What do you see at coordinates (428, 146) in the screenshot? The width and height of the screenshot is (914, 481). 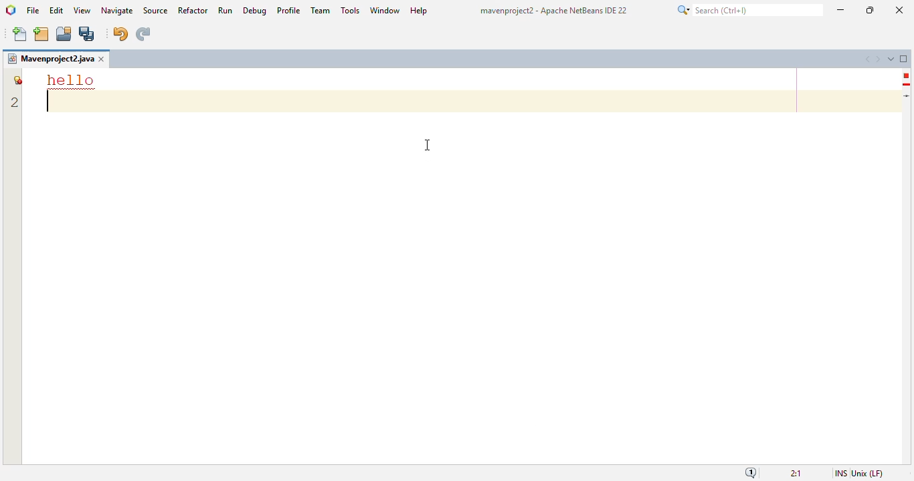 I see `cursor` at bounding box center [428, 146].